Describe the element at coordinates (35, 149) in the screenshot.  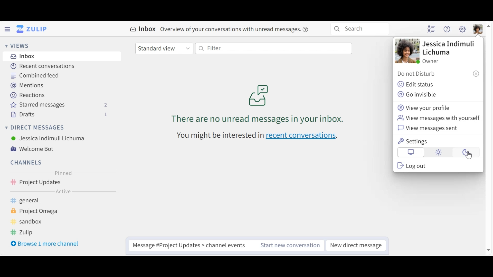
I see `Welcome Bot` at that location.